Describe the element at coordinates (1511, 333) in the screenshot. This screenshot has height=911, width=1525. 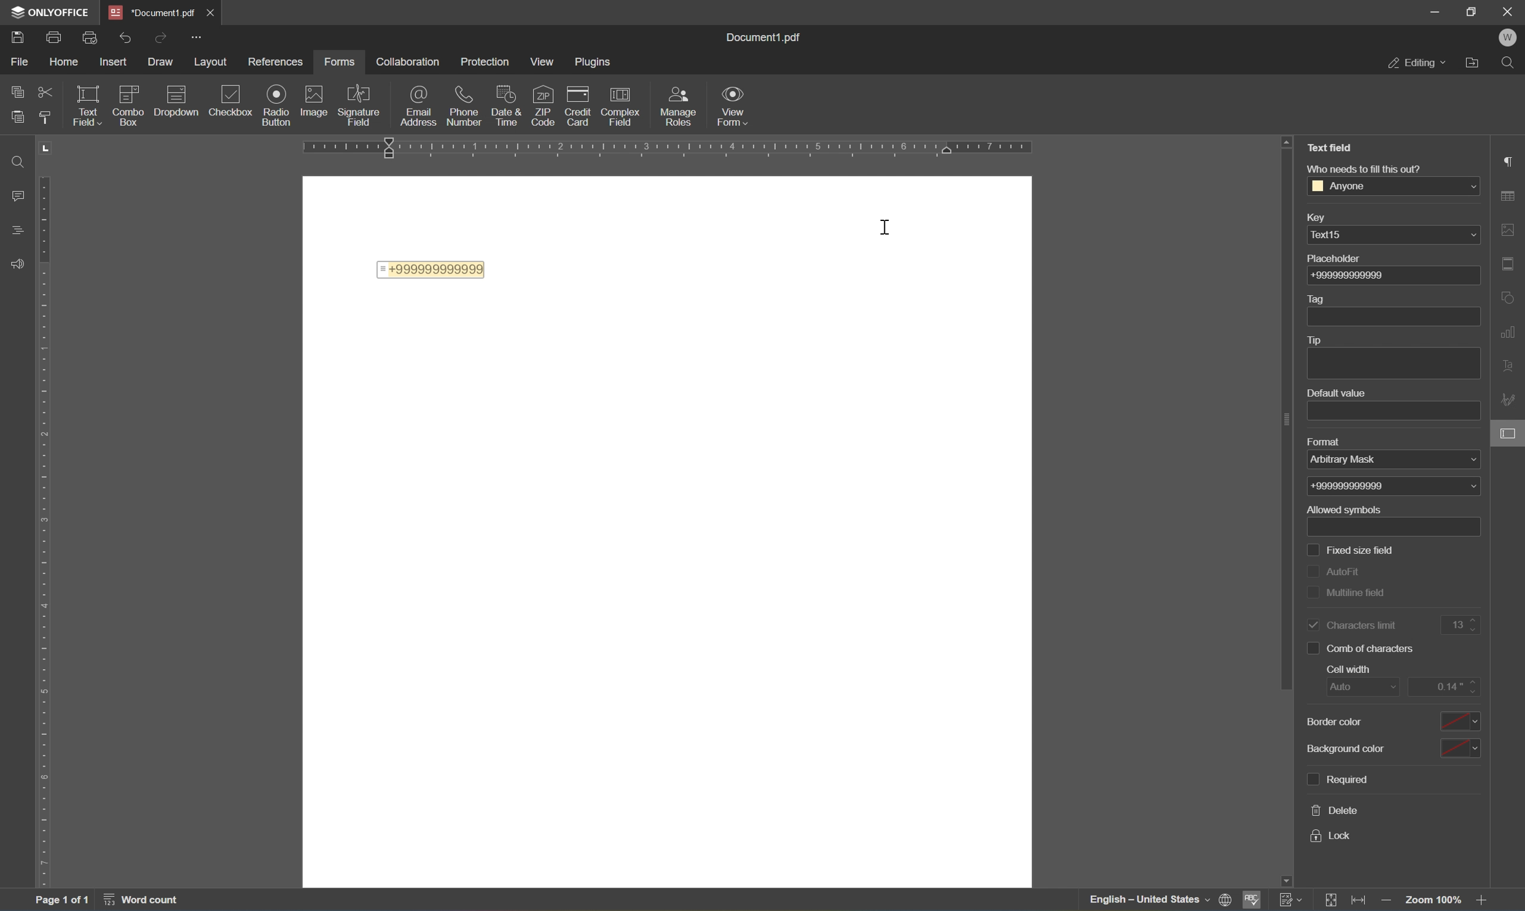
I see `chart settings` at that location.